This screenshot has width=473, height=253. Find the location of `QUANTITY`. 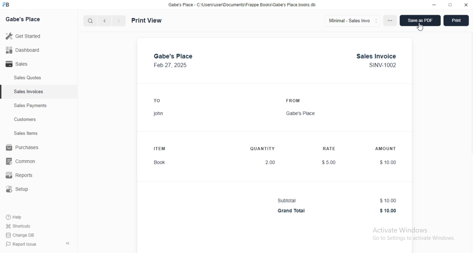

QUANTITY is located at coordinates (262, 149).